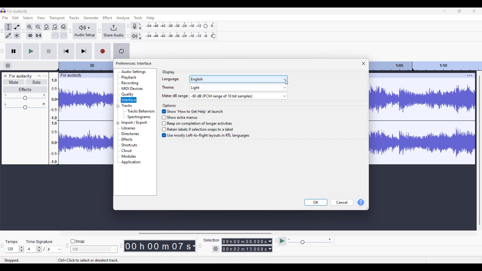 The width and height of the screenshot is (482, 271). Describe the element at coordinates (13, 260) in the screenshot. I see `stopped` at that location.